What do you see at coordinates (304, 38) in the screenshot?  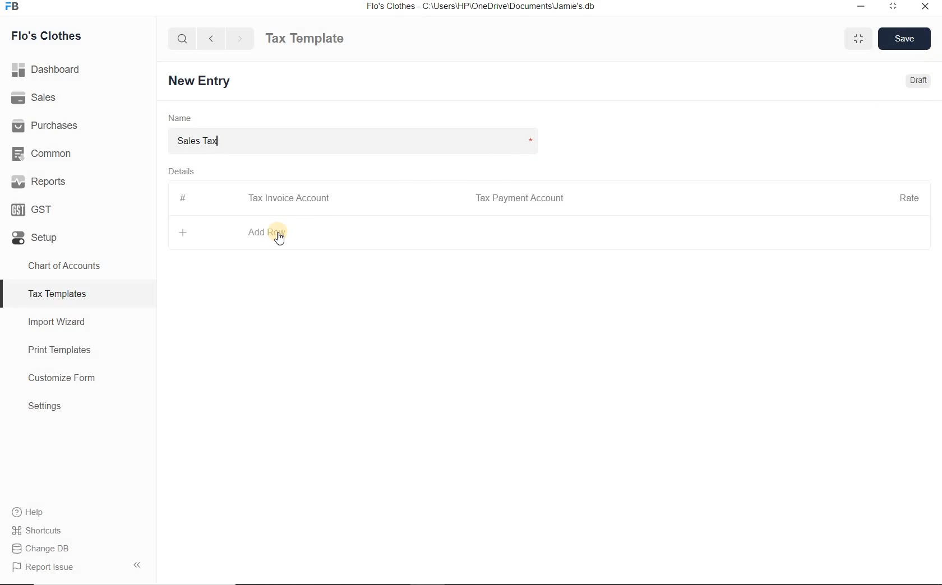 I see `Tax Template` at bounding box center [304, 38].